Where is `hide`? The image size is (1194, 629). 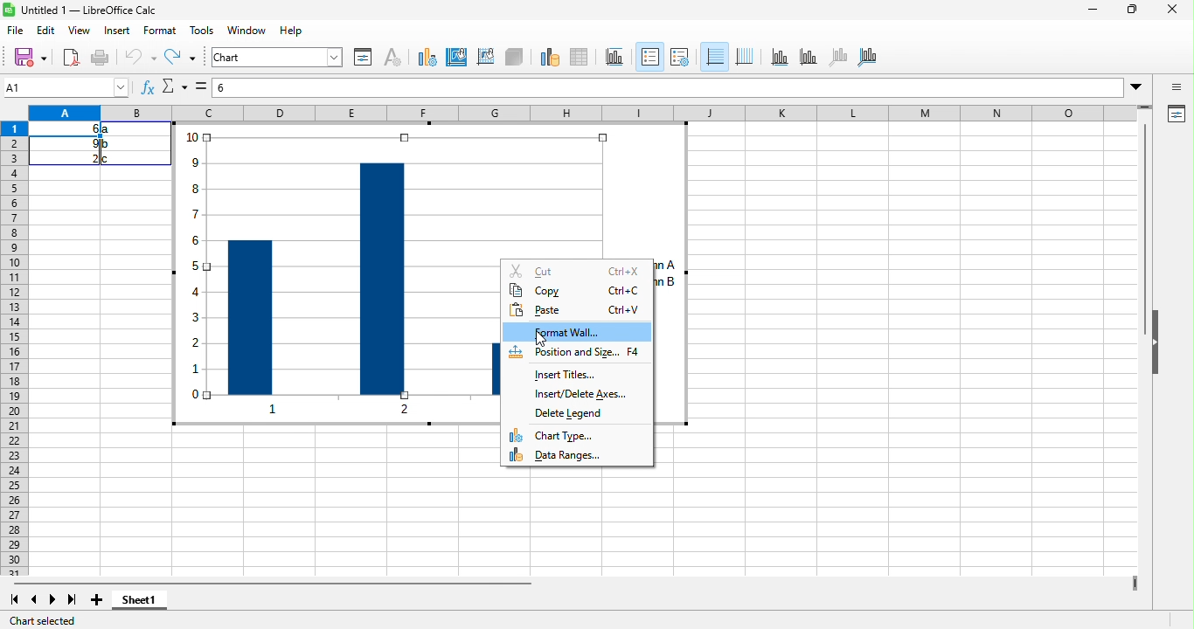 hide is located at coordinates (1160, 364).